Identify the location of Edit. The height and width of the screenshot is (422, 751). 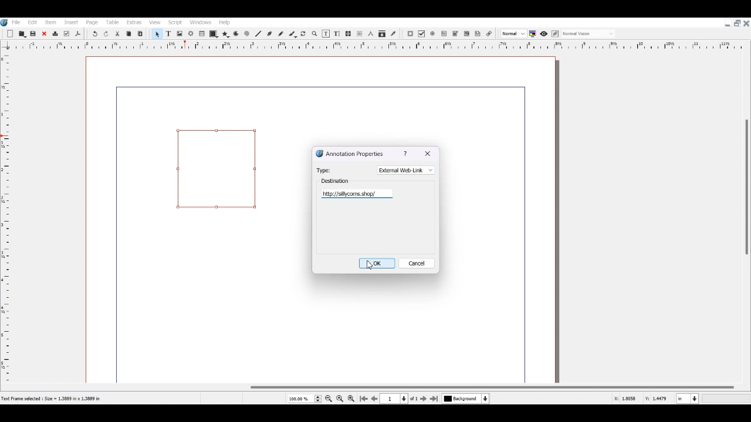
(32, 22).